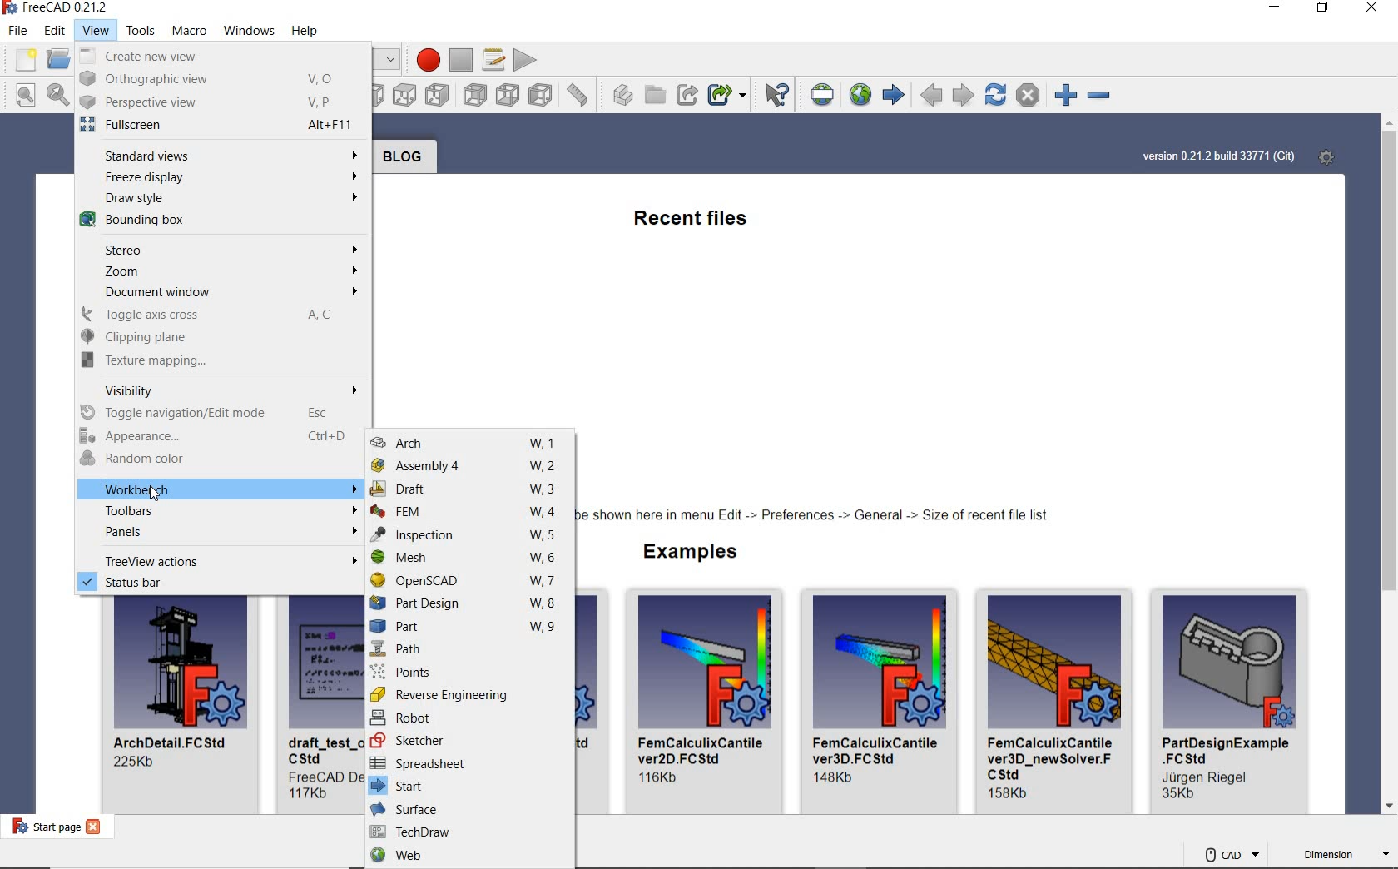  I want to click on start page, so click(894, 95).